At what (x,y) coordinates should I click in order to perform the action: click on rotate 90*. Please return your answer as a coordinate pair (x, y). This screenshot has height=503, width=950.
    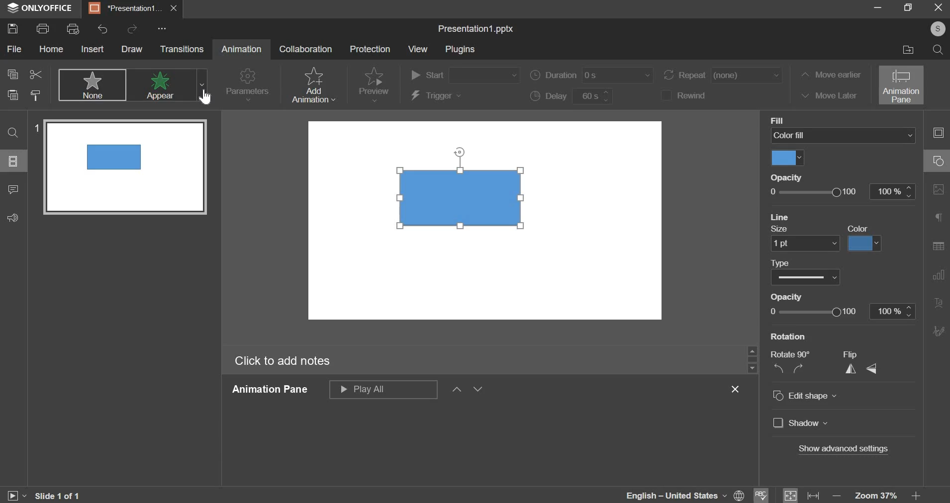
    Looking at the image, I should click on (789, 353).